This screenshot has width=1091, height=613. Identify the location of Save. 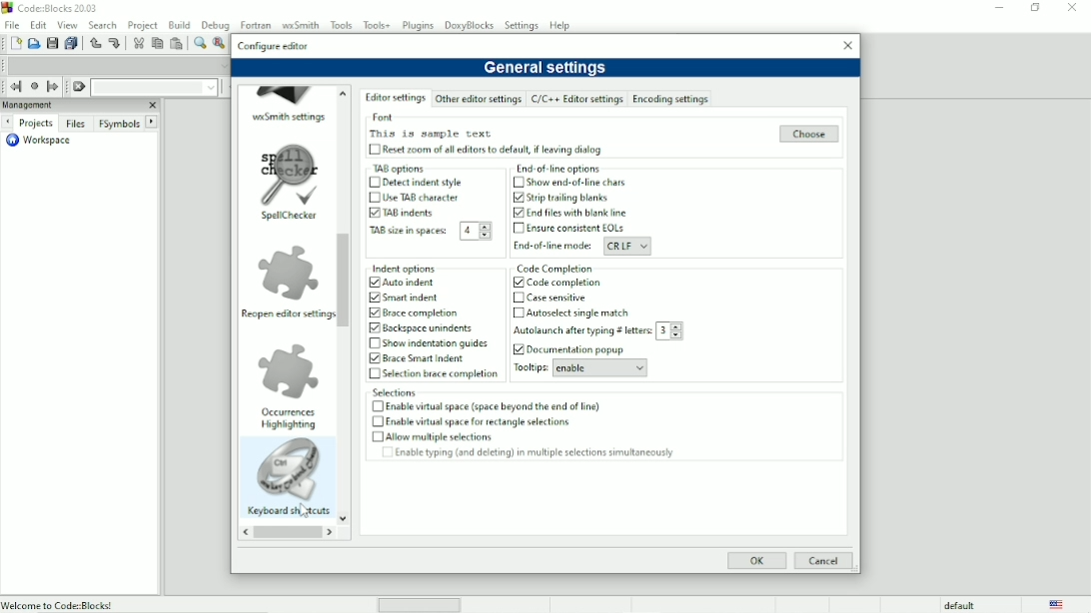
(51, 43).